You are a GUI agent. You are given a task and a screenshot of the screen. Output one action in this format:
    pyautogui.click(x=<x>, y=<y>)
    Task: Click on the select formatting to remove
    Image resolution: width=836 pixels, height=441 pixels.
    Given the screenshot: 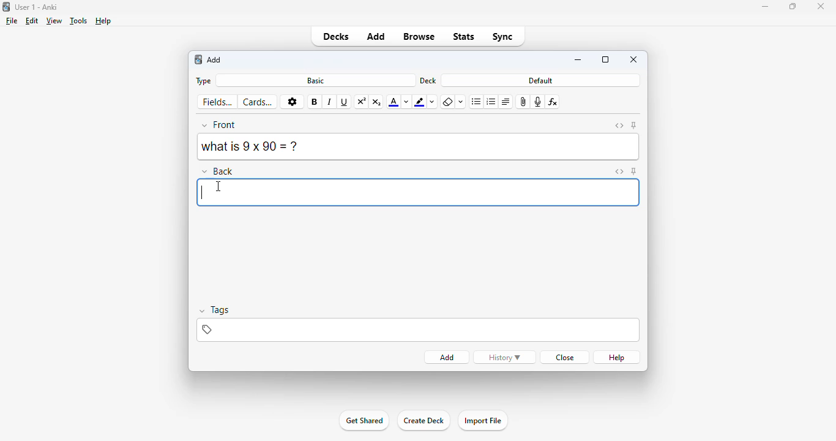 What is the action you would take?
    pyautogui.click(x=461, y=102)
    